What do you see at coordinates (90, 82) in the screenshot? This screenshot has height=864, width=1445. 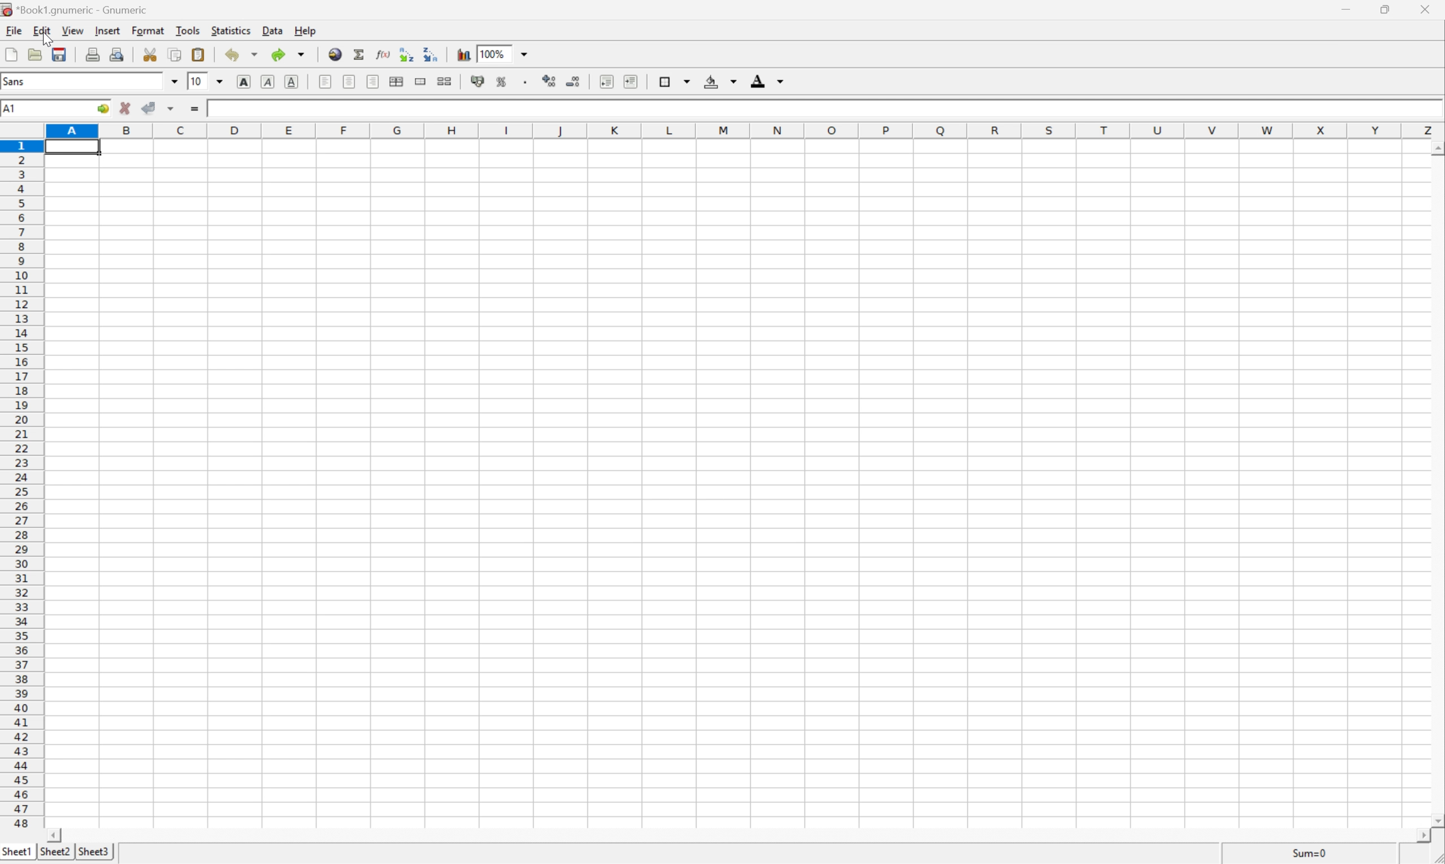 I see `Font name - sans` at bounding box center [90, 82].